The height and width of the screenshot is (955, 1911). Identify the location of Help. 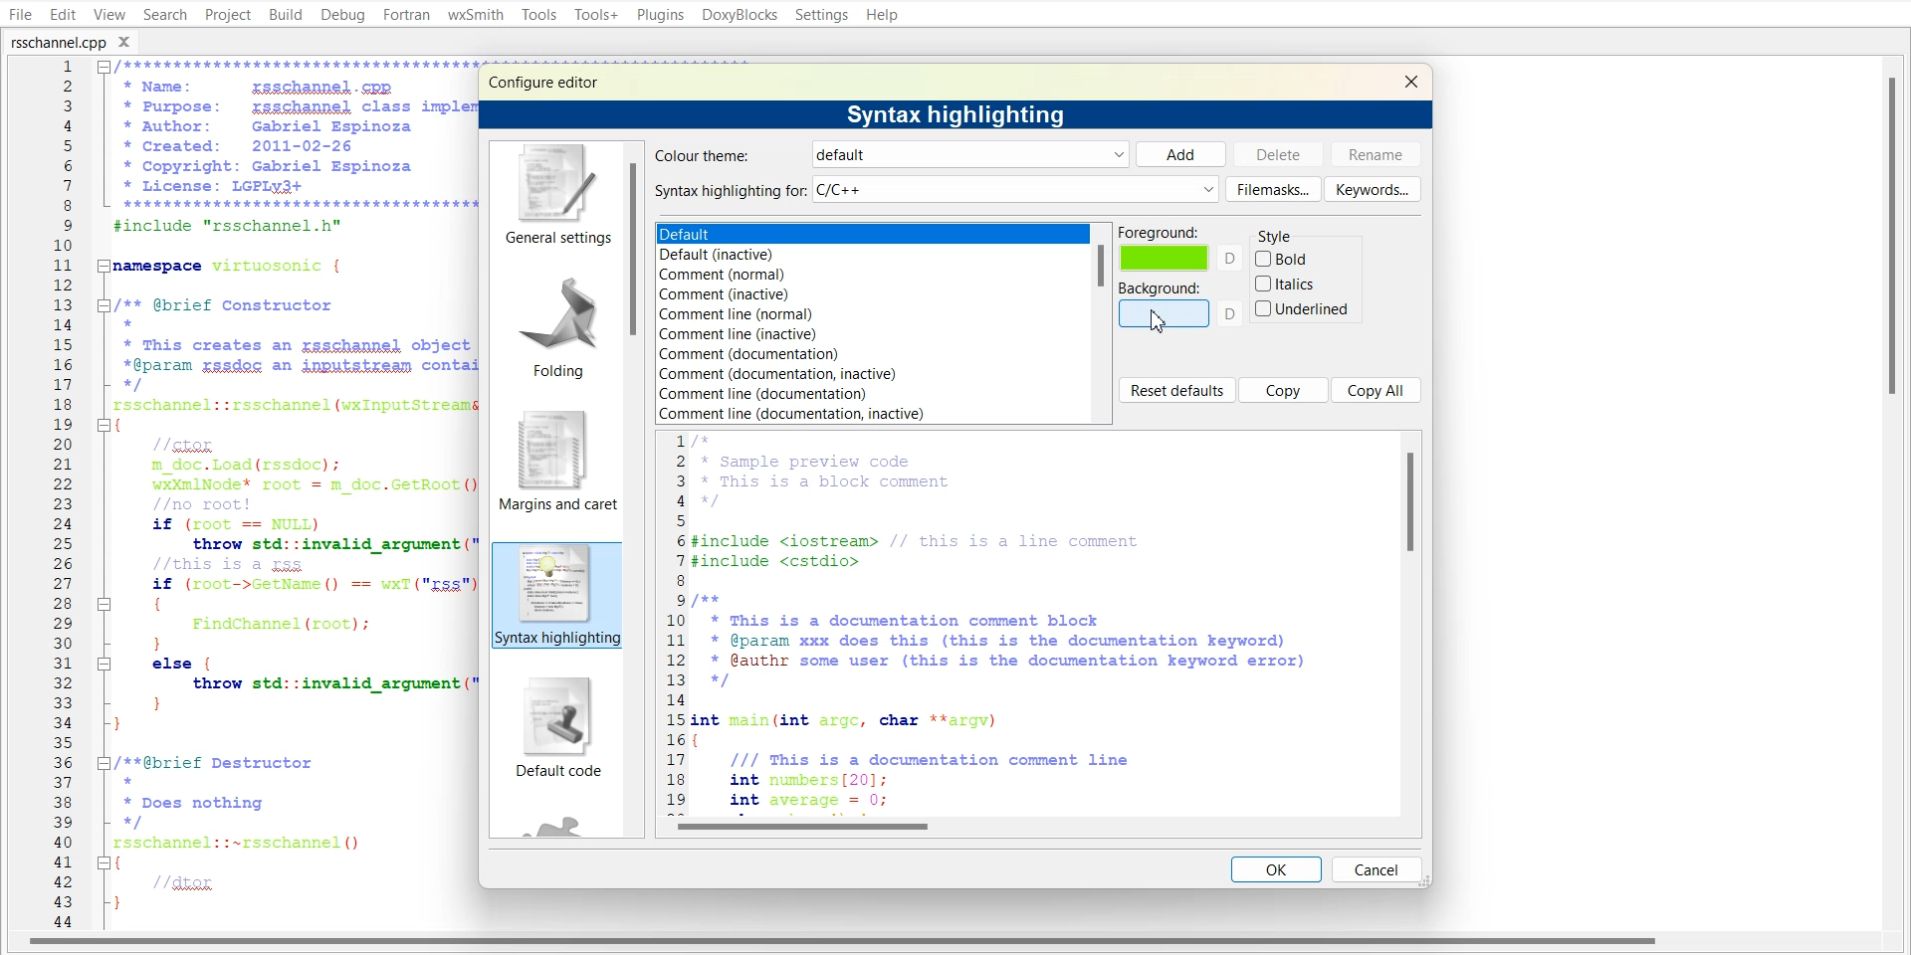
(883, 14).